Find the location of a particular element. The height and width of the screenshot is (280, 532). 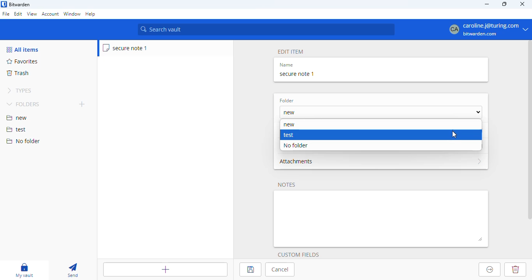

profile is located at coordinates (486, 29).